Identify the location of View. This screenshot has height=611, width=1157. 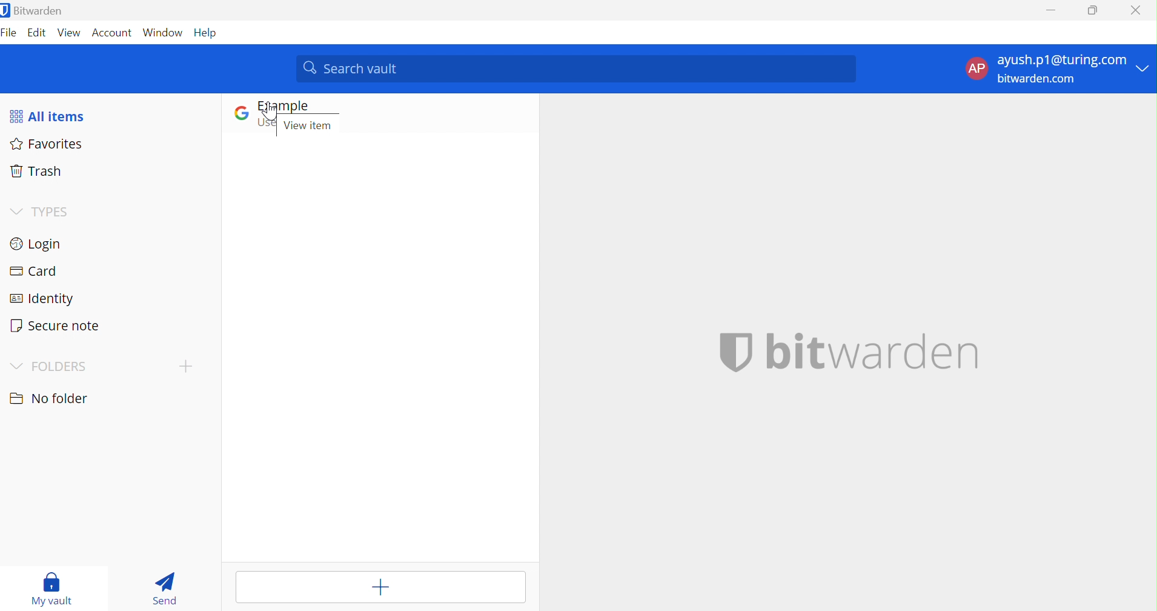
(70, 32).